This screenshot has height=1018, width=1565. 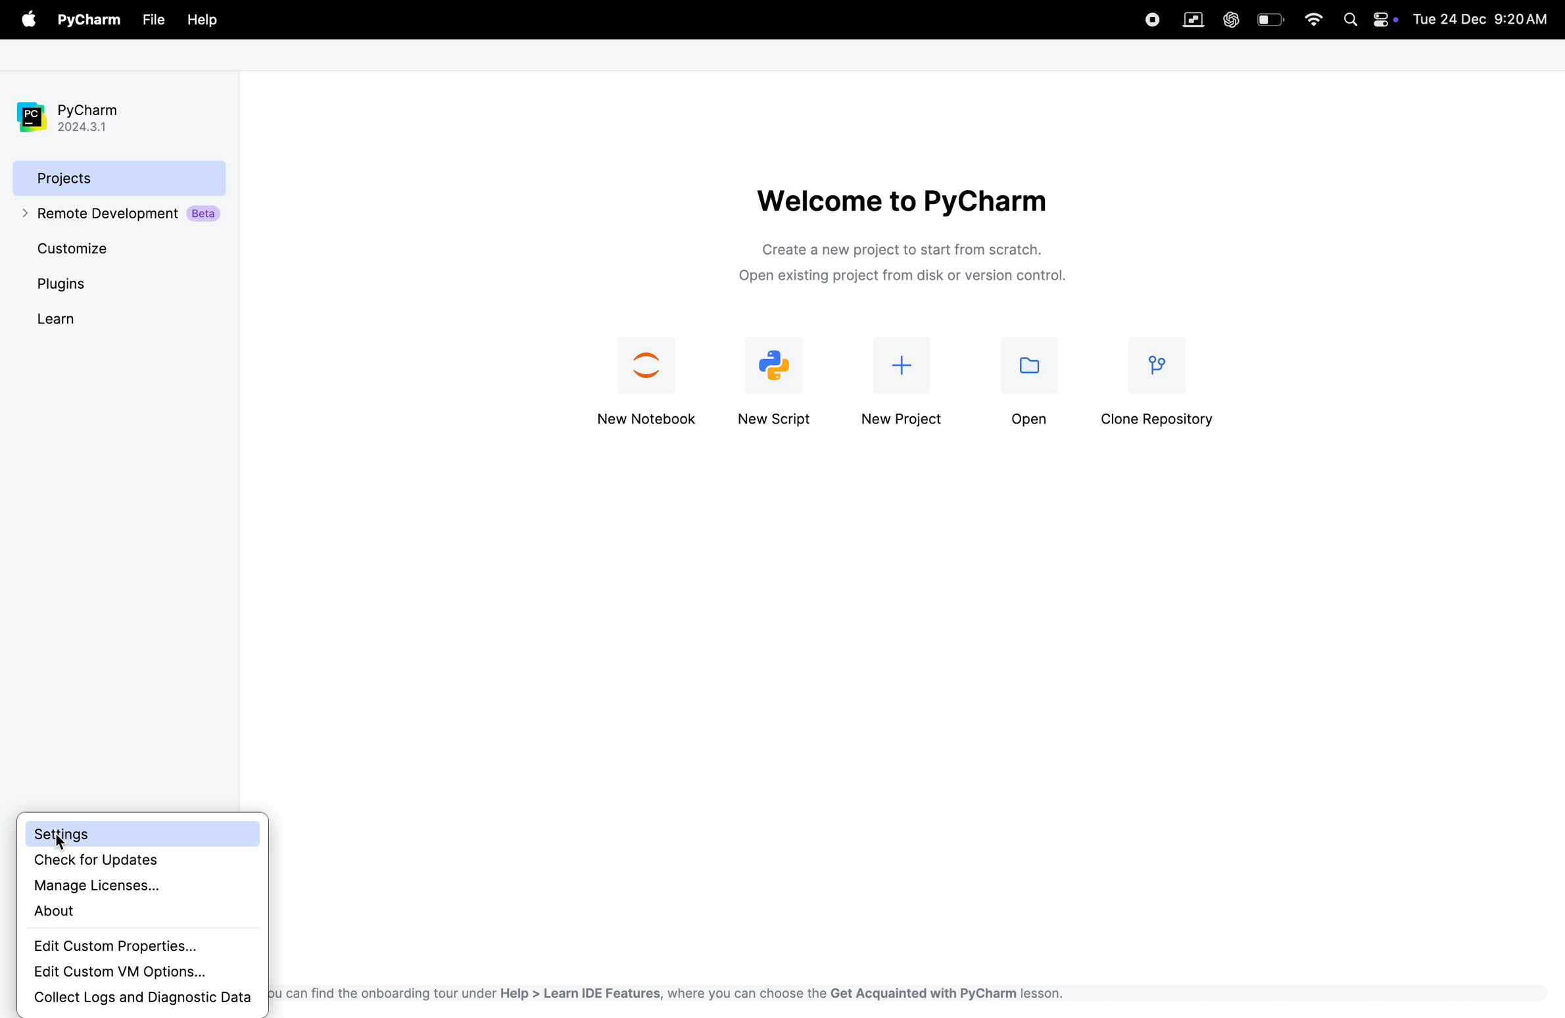 What do you see at coordinates (124, 214) in the screenshot?
I see `remote developement` at bounding box center [124, 214].